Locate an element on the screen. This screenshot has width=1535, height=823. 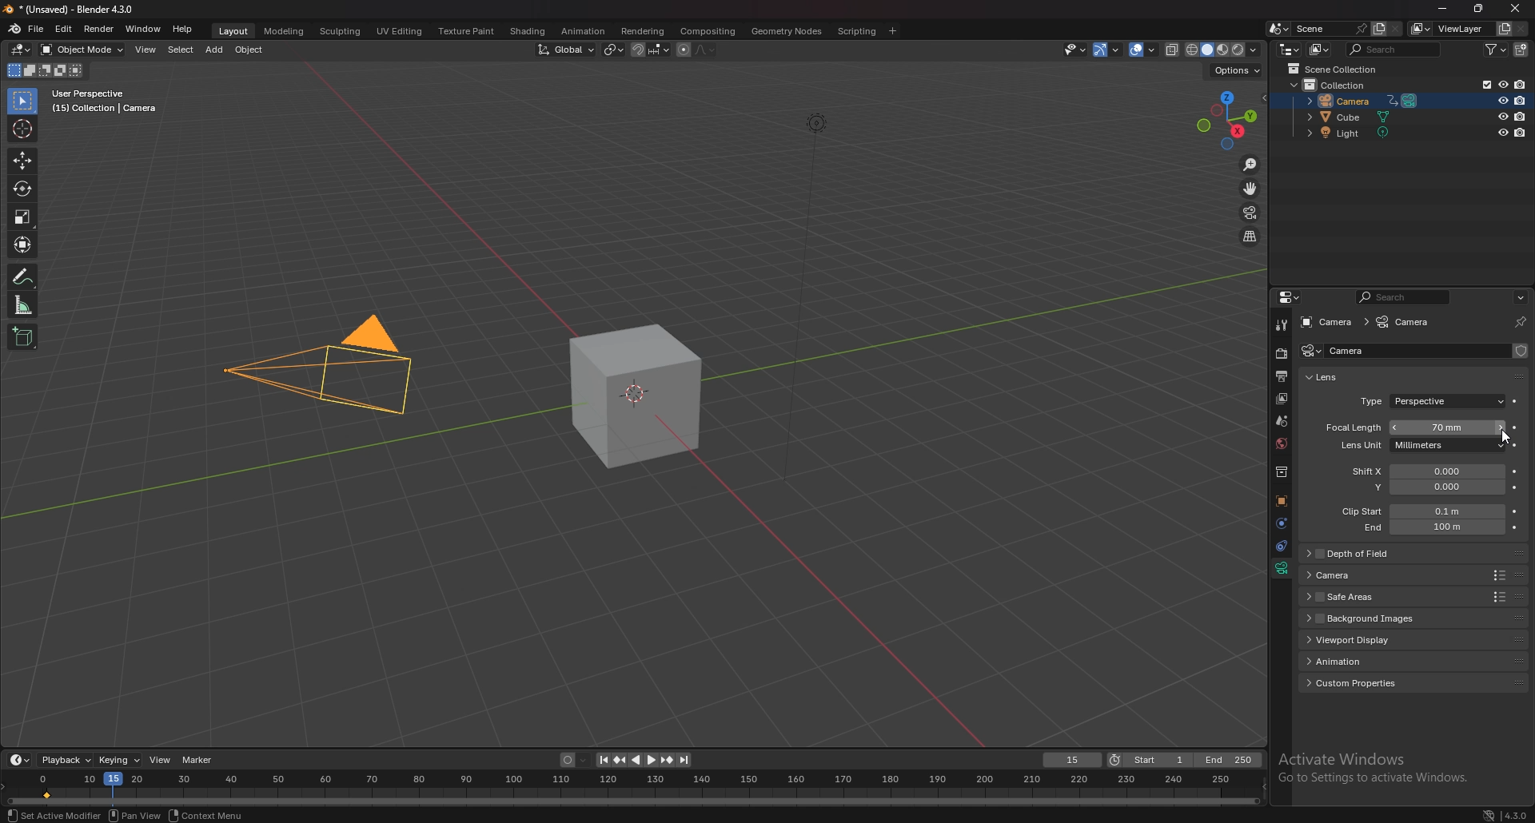
resize is located at coordinates (1479, 9).